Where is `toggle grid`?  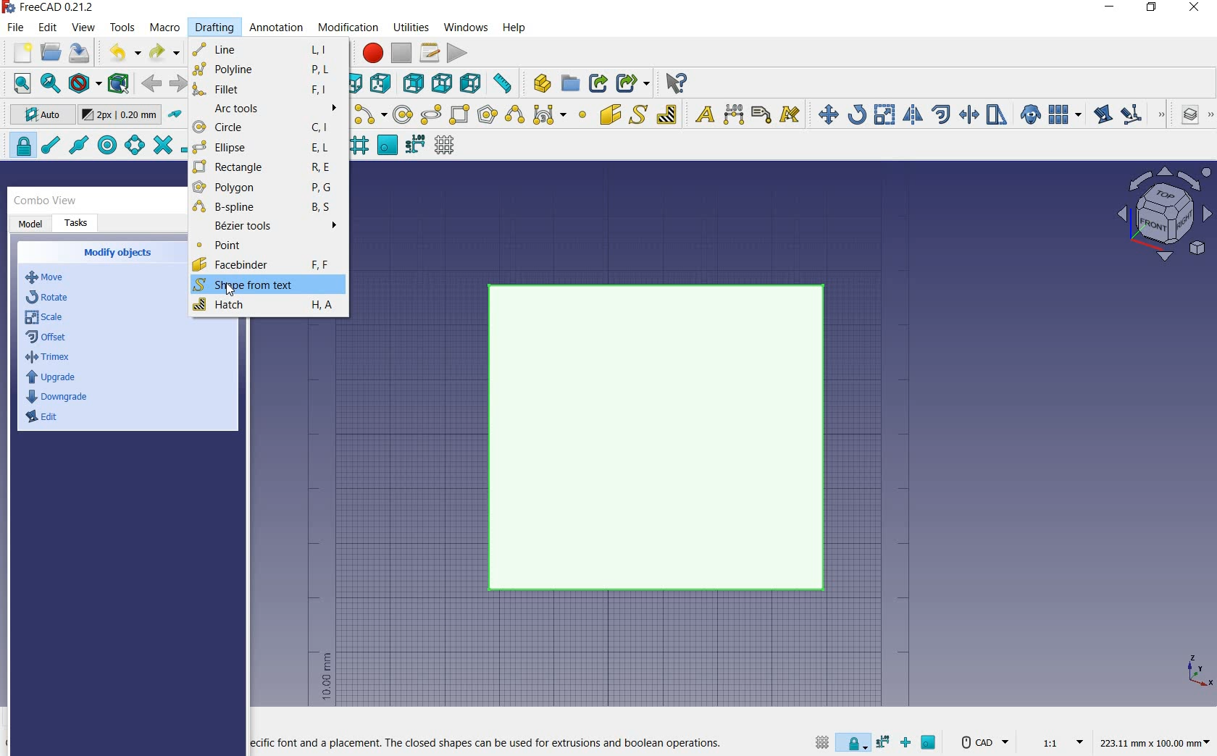 toggle grid is located at coordinates (820, 742).